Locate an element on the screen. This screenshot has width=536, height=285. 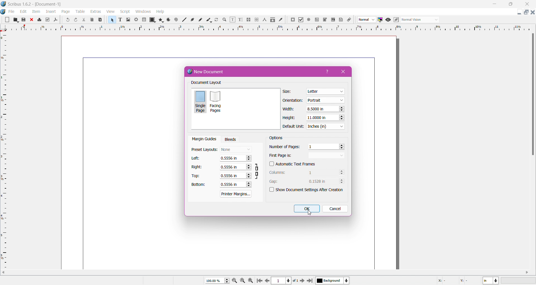
0.1528 in : is located at coordinates (325, 182).